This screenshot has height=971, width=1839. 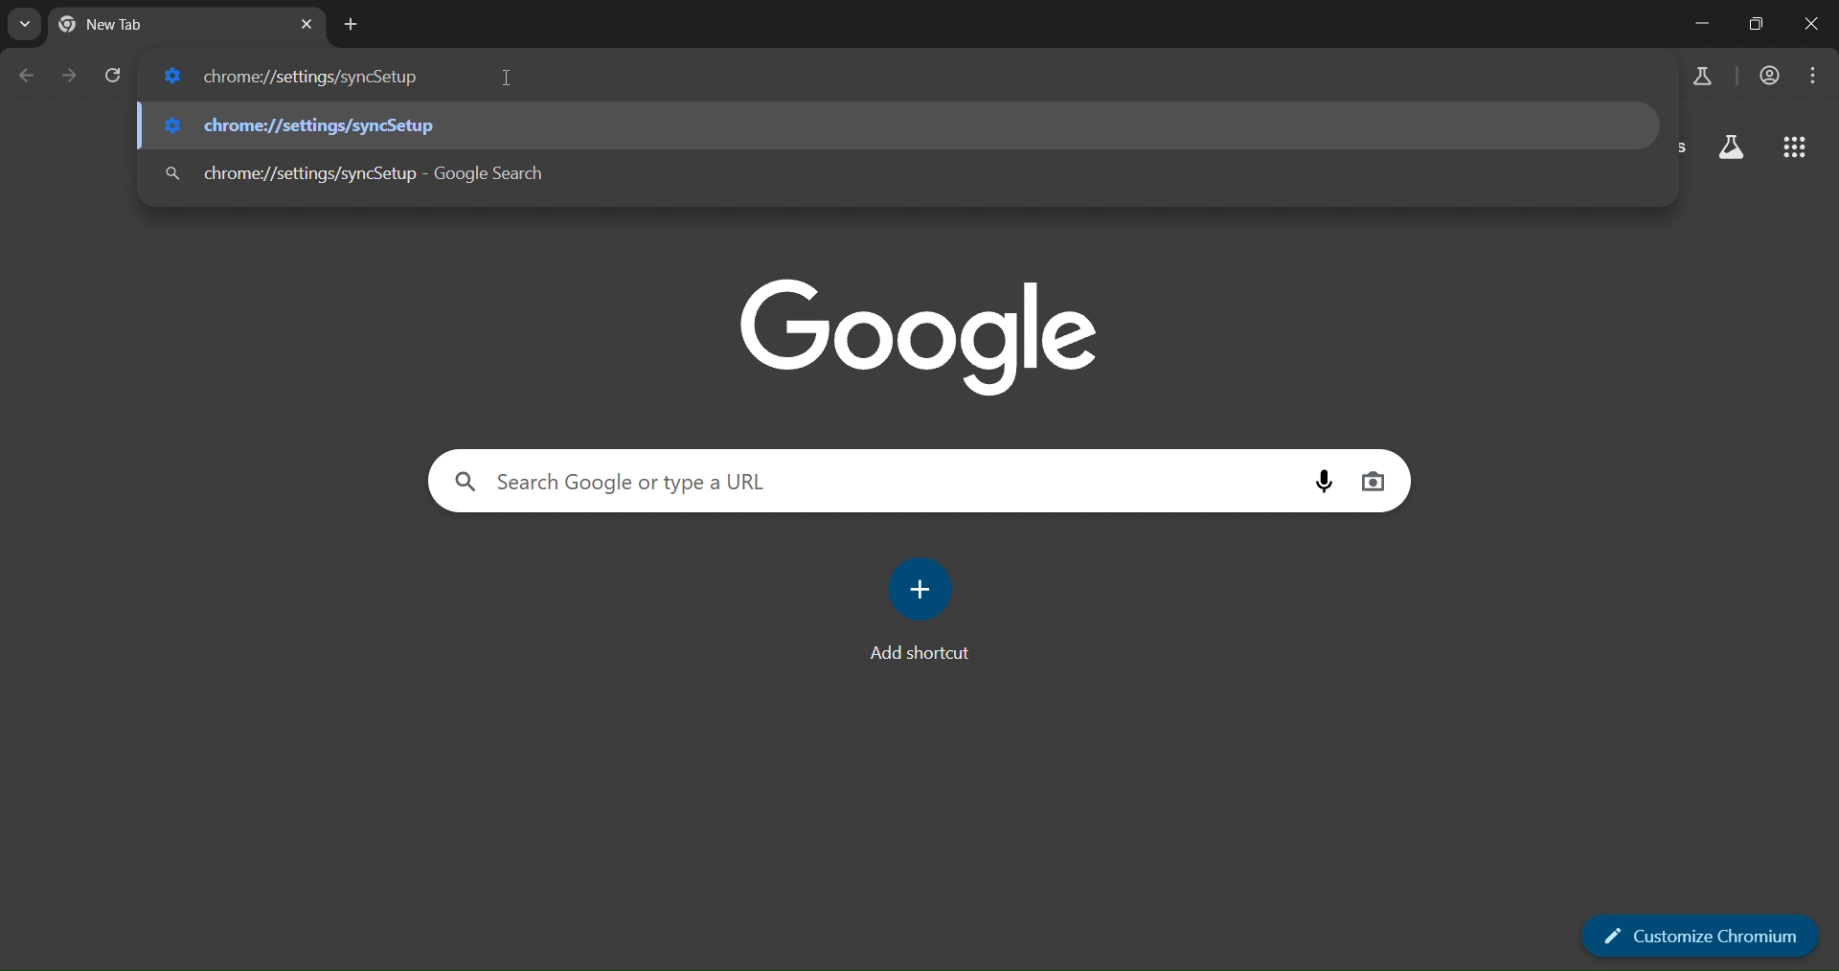 What do you see at coordinates (1327, 484) in the screenshot?
I see `voice search` at bounding box center [1327, 484].